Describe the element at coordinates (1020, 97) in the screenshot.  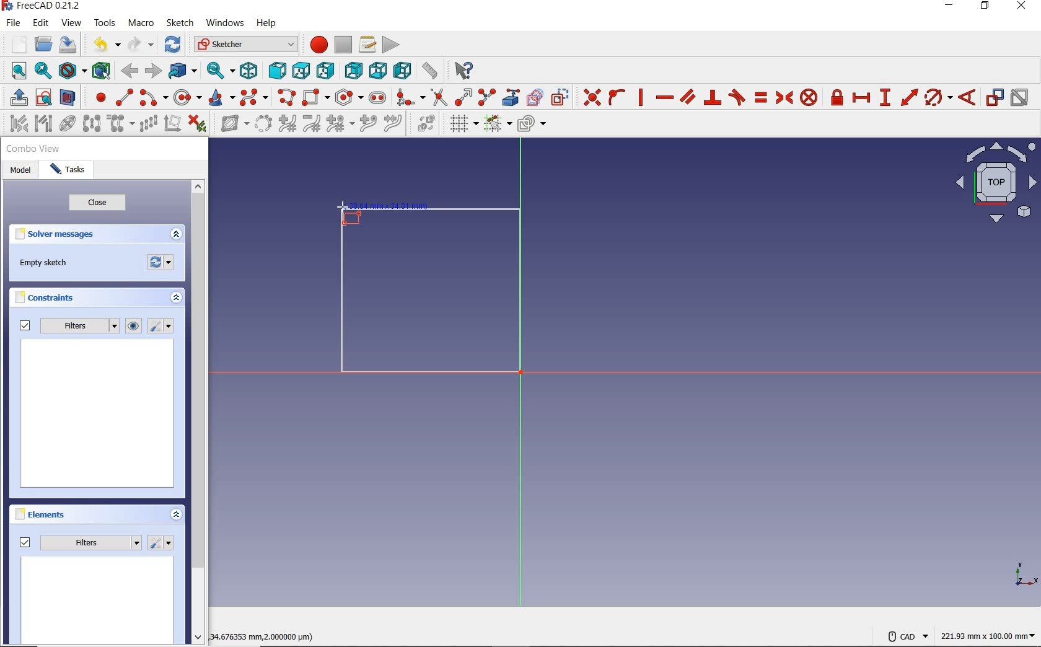
I see `activate or deactivate constraint` at that location.